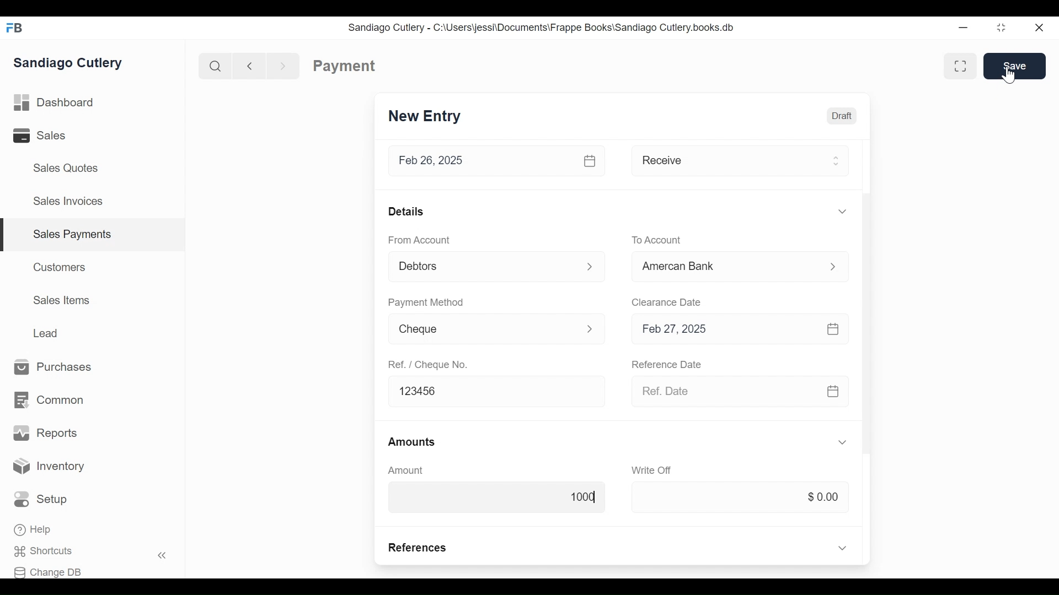 The width and height of the screenshot is (1059, 595). Describe the element at coordinates (1015, 66) in the screenshot. I see `Save` at that location.